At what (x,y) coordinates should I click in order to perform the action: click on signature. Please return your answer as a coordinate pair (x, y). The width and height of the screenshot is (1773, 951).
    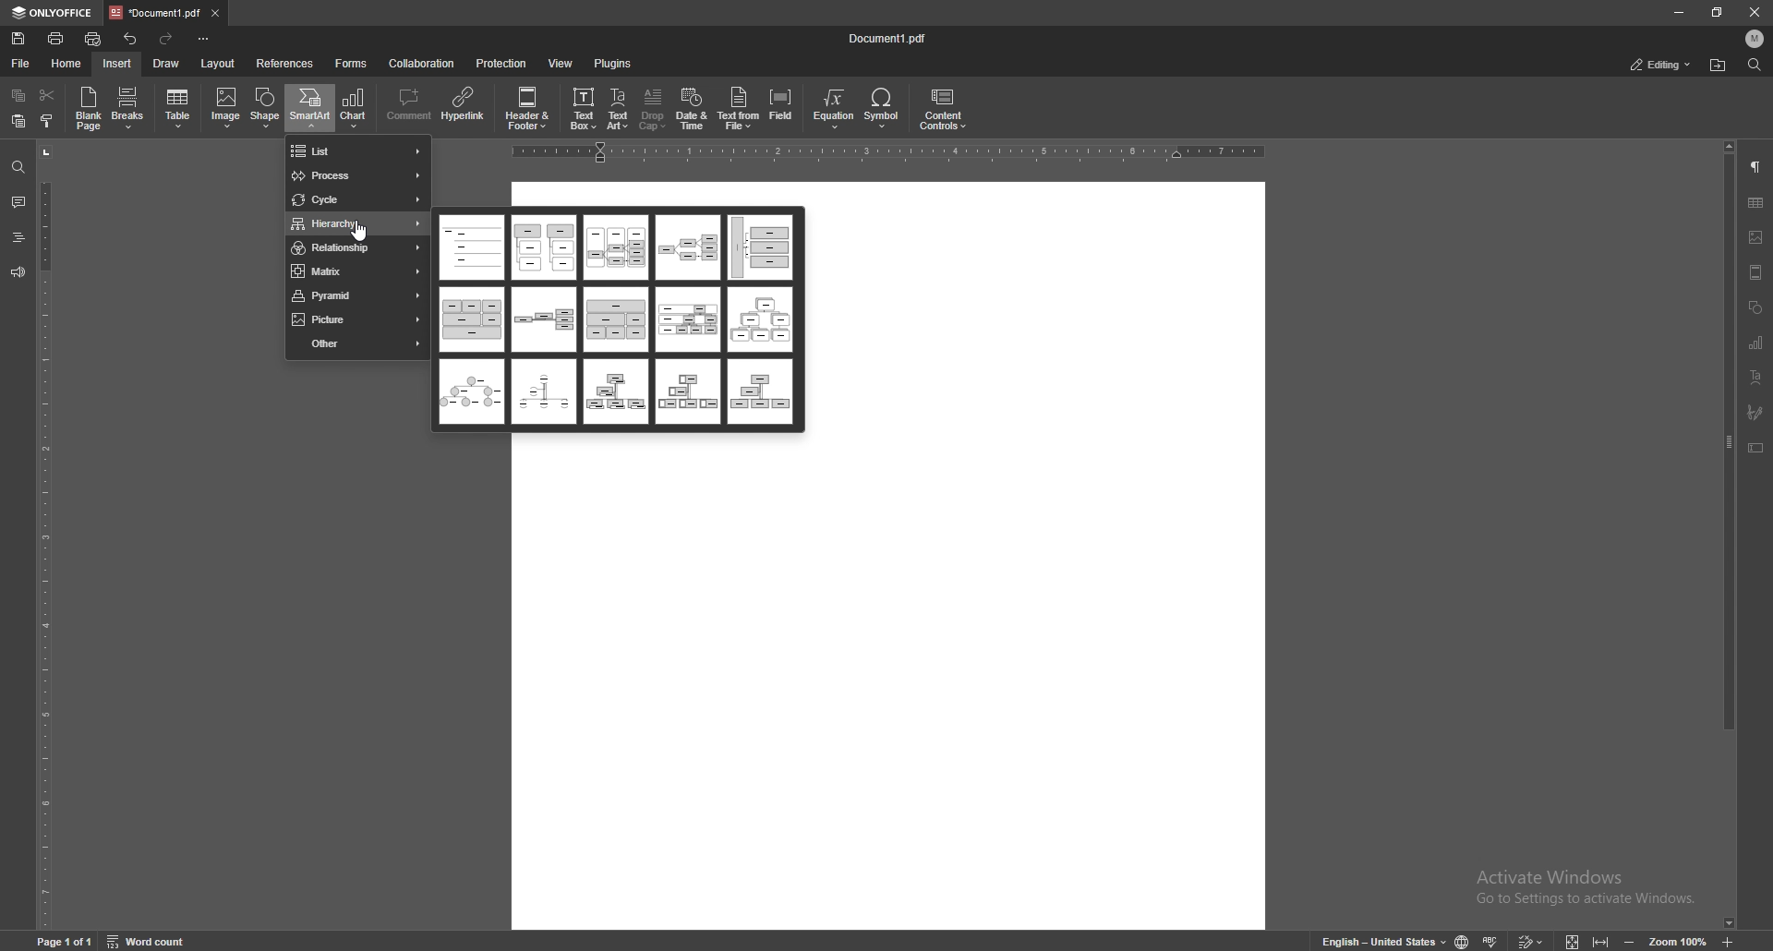
    Looking at the image, I should click on (1755, 412).